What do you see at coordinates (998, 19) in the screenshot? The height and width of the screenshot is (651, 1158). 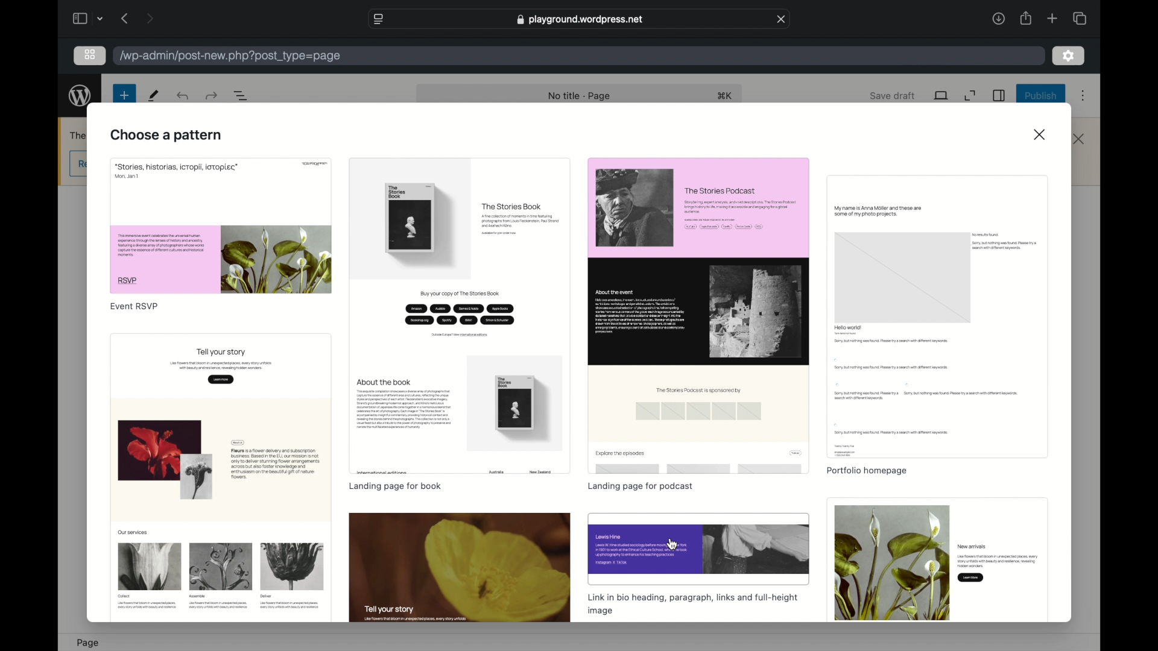 I see `downloads` at bounding box center [998, 19].